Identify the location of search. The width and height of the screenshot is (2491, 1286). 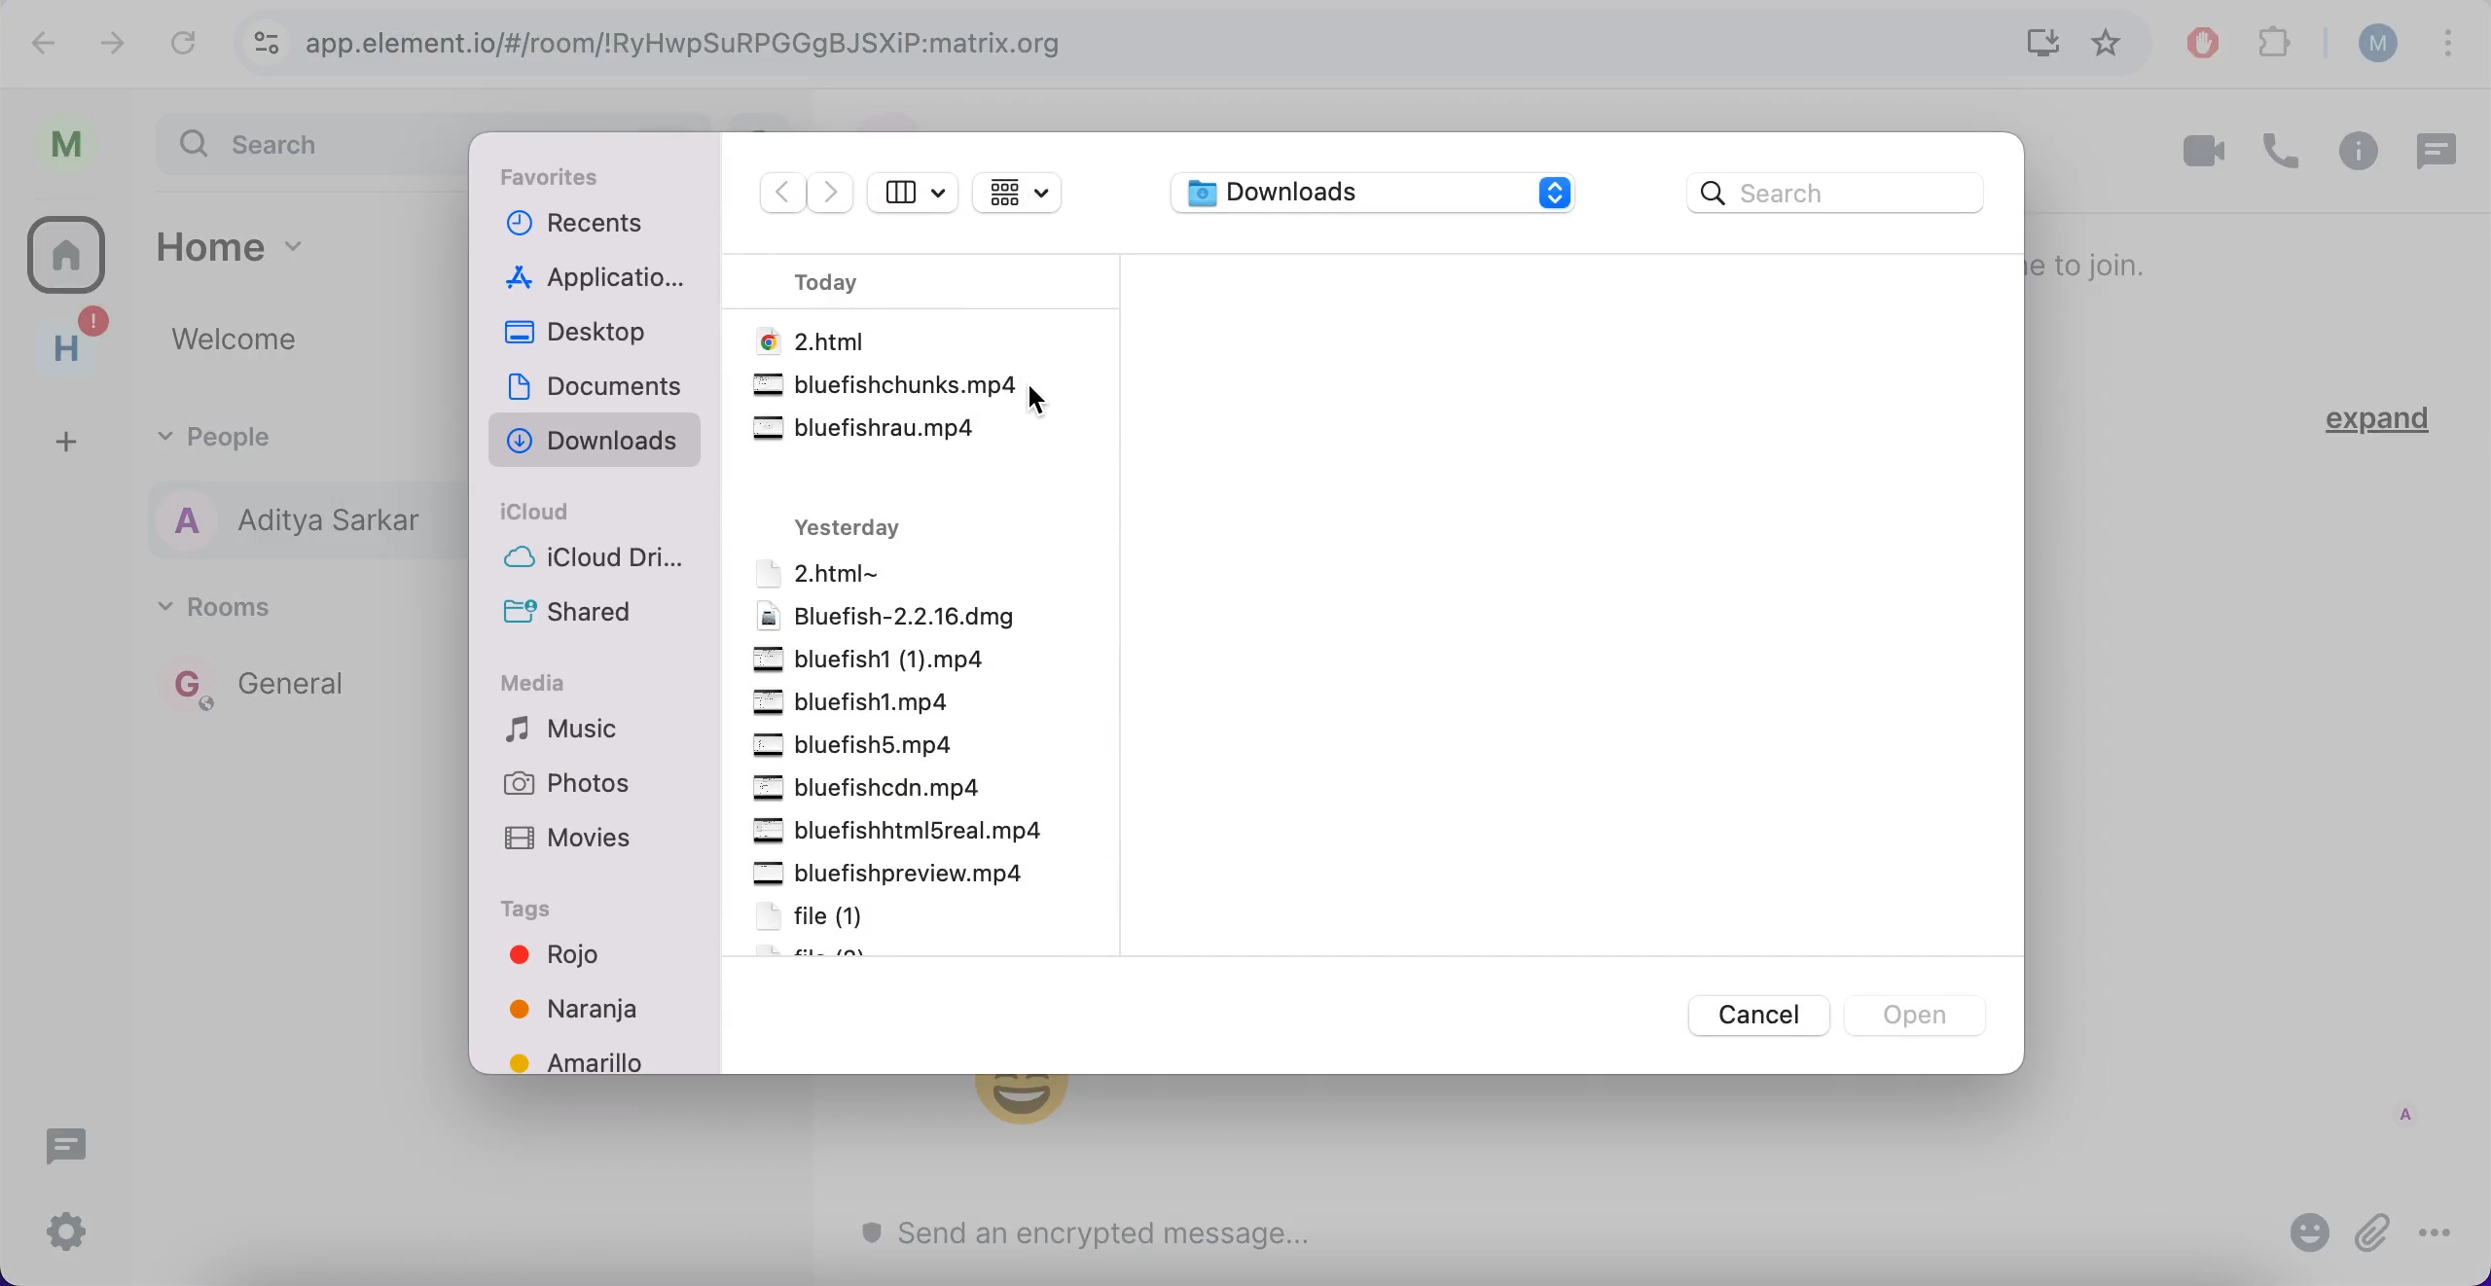
(275, 143).